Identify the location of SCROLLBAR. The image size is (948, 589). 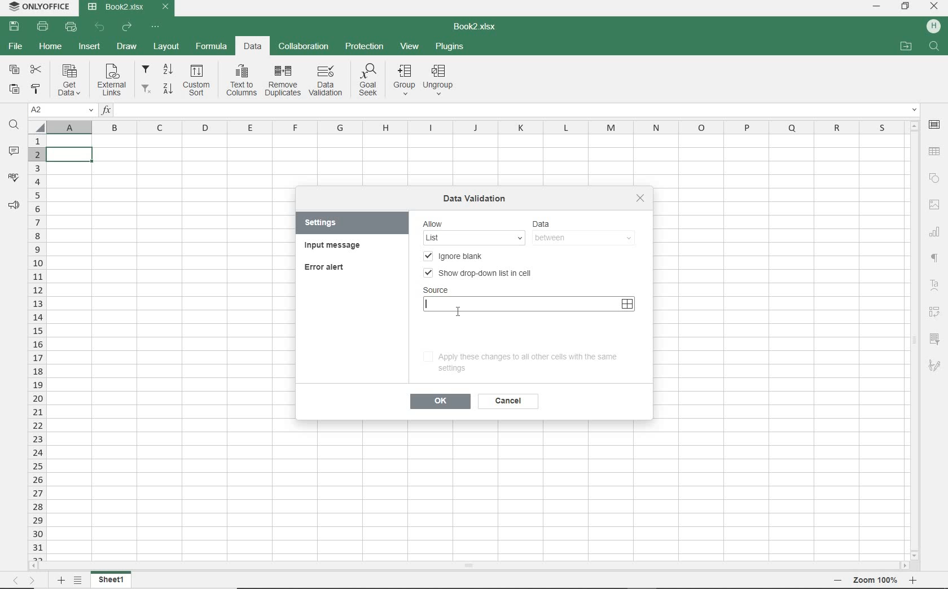
(467, 564).